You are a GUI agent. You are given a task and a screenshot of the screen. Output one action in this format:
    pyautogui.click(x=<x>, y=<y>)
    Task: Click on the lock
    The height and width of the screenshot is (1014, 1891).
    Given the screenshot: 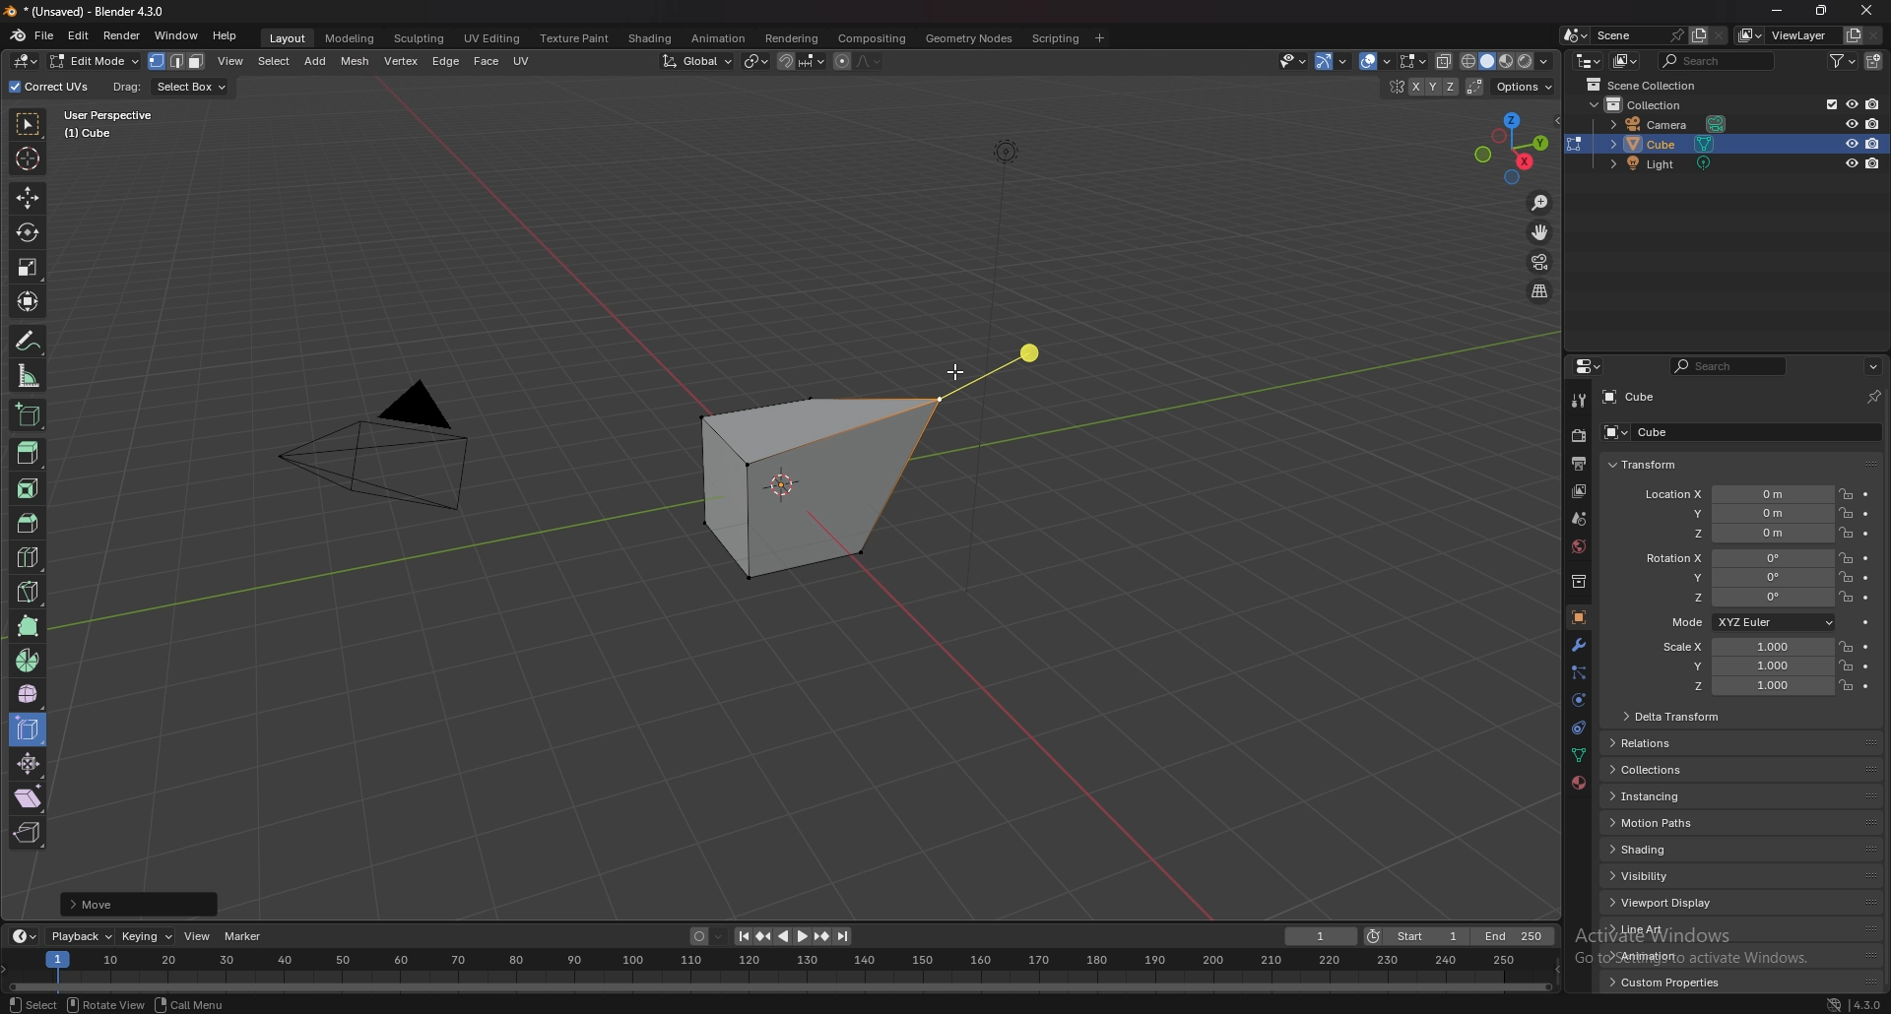 What is the action you would take?
    pyautogui.click(x=1847, y=514)
    